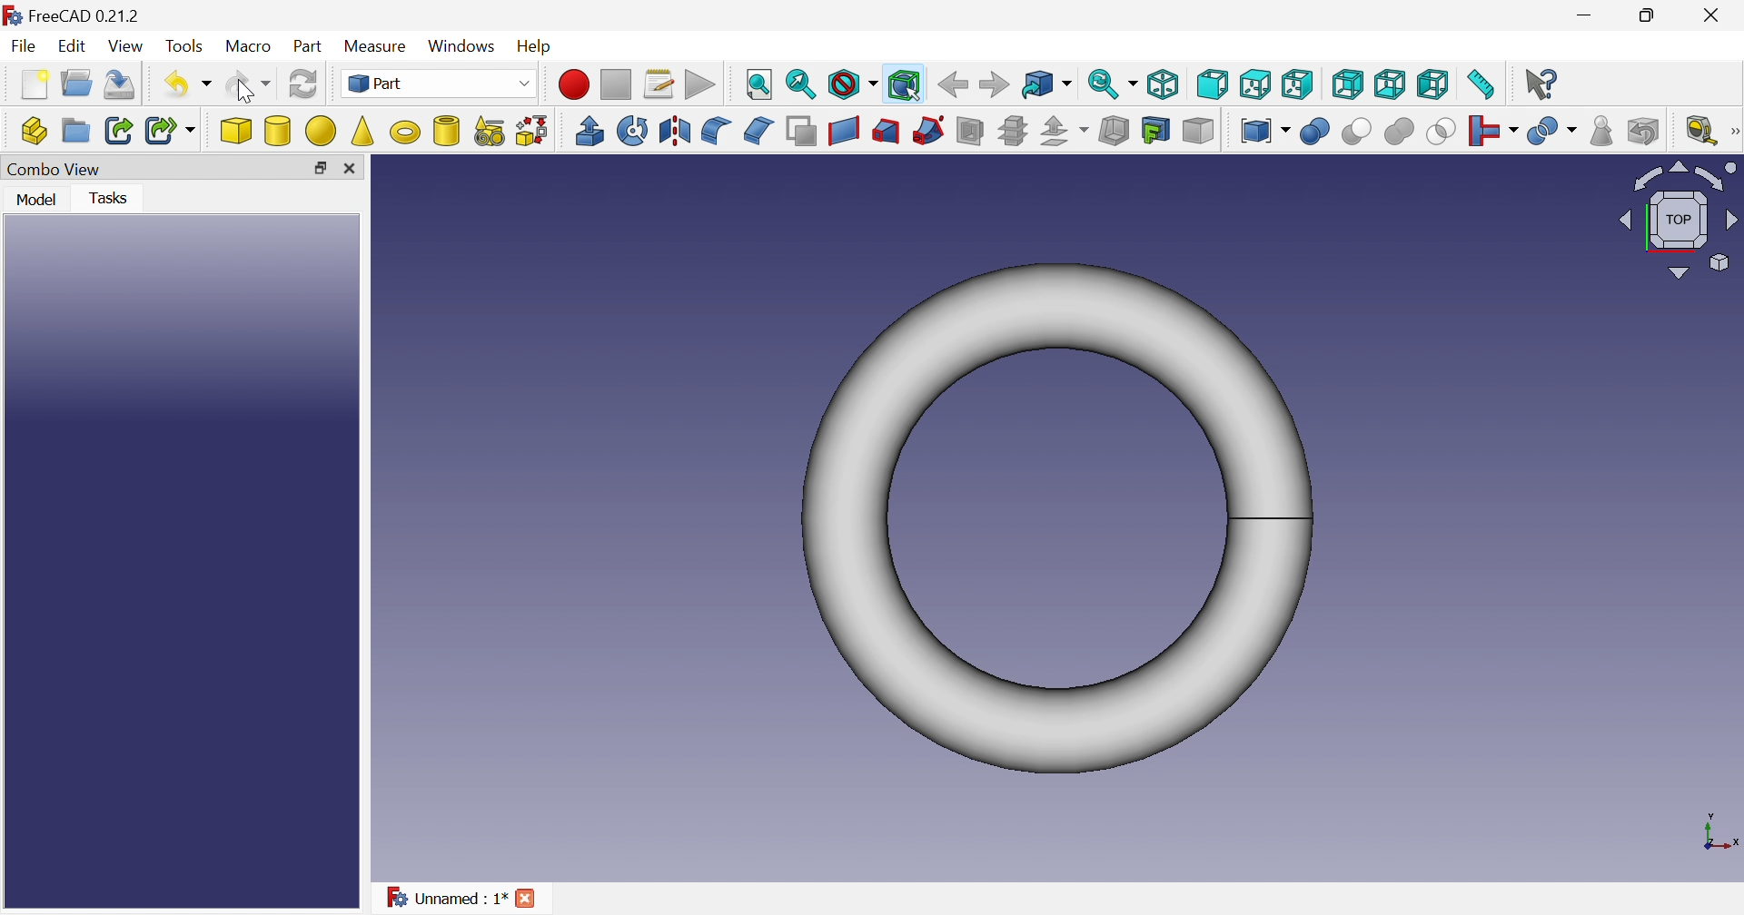  Describe the element at coordinates (1011, 131) in the screenshot. I see `Cross-sections` at that location.